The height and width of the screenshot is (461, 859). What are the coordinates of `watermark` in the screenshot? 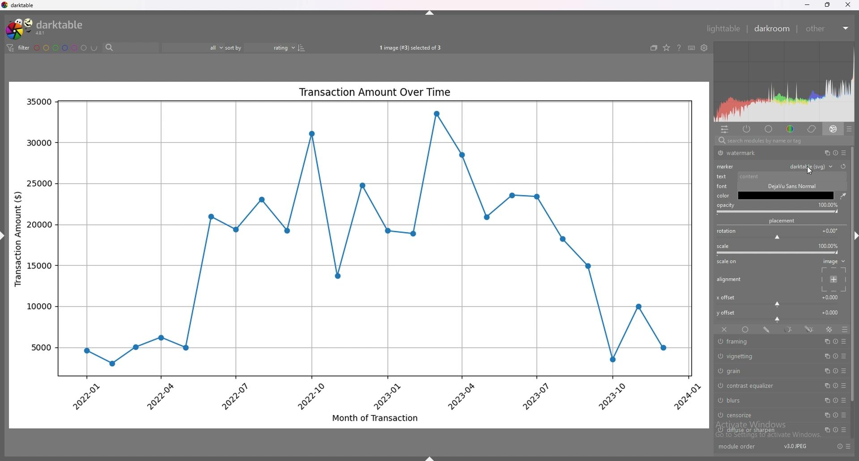 It's located at (766, 153).